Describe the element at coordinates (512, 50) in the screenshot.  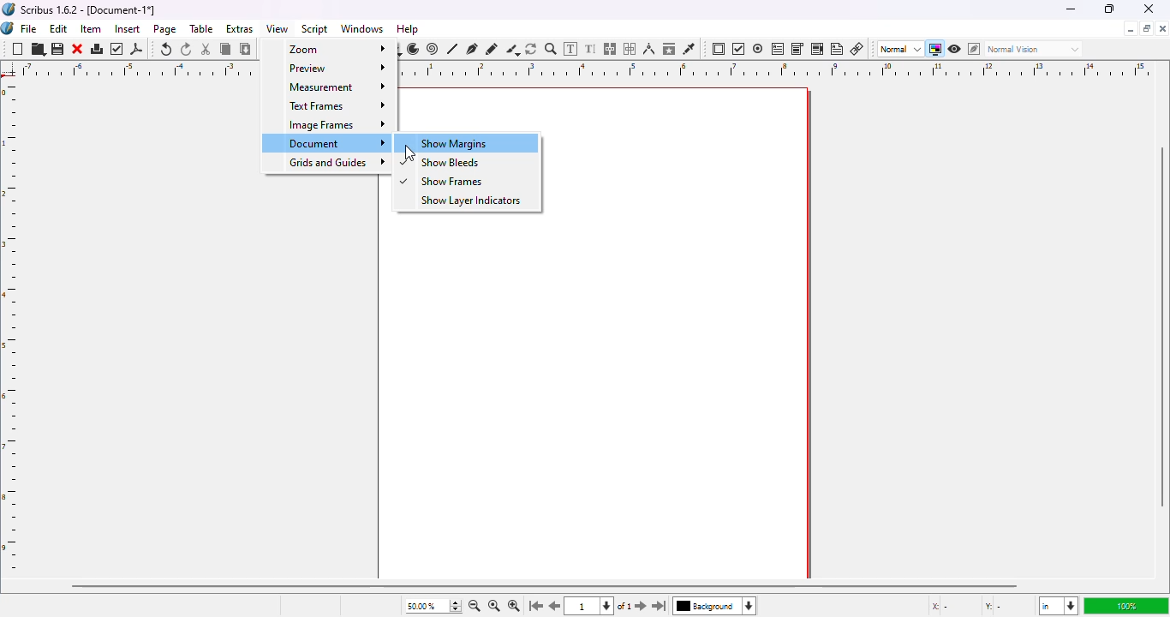
I see `calligraphic line` at that location.